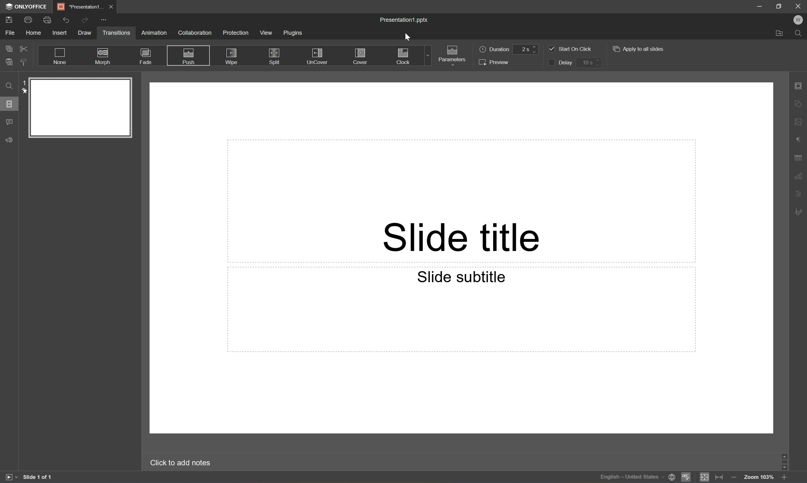  I want to click on Parameters, so click(452, 55).